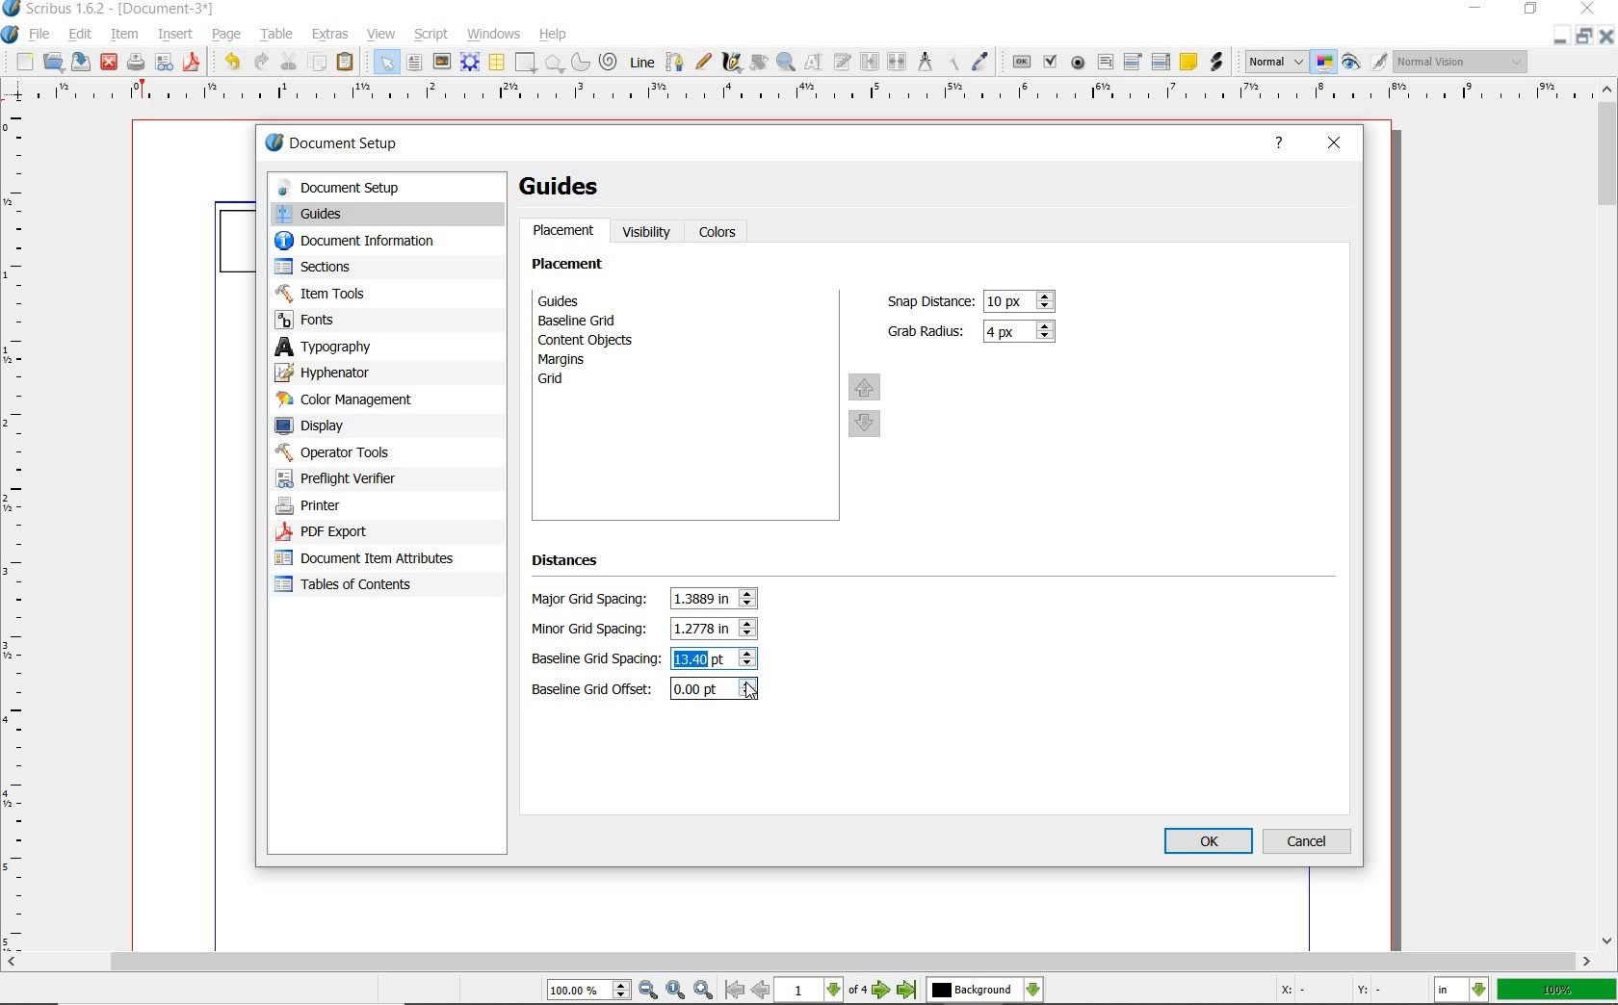 This screenshot has width=1618, height=1005. I want to click on go to previous page, so click(762, 991).